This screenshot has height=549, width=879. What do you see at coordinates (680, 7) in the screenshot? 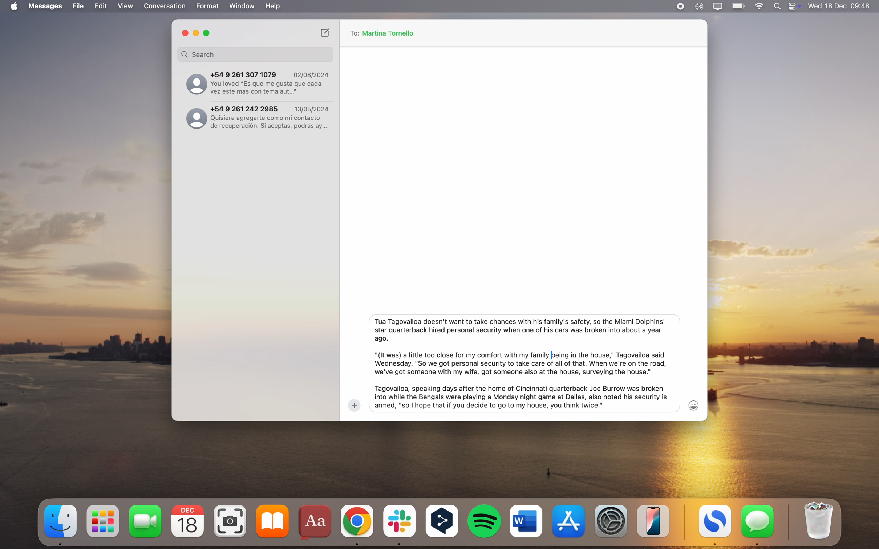
I see `stop recording` at bounding box center [680, 7].